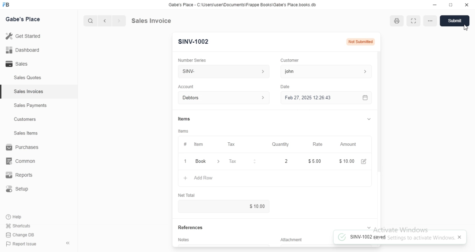  What do you see at coordinates (362, 41) in the screenshot?
I see `Not submitted` at bounding box center [362, 41].